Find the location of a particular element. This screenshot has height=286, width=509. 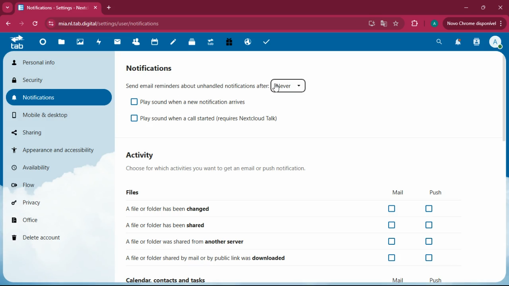

send email is located at coordinates (195, 85).